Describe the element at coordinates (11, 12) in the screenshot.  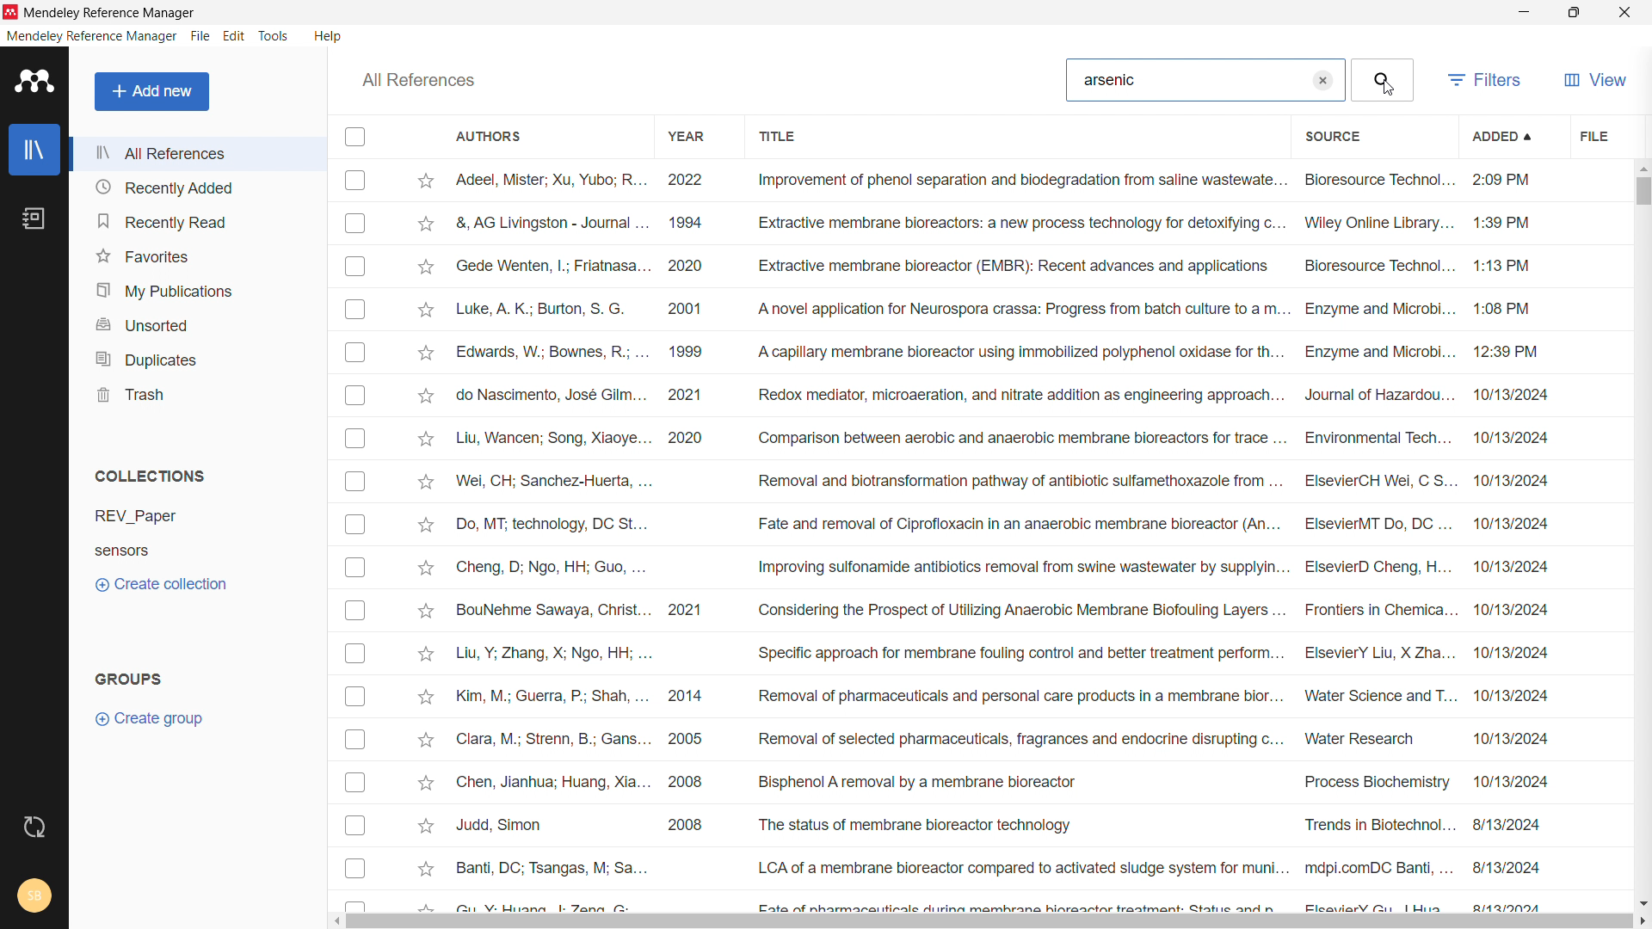
I see `logo` at that location.